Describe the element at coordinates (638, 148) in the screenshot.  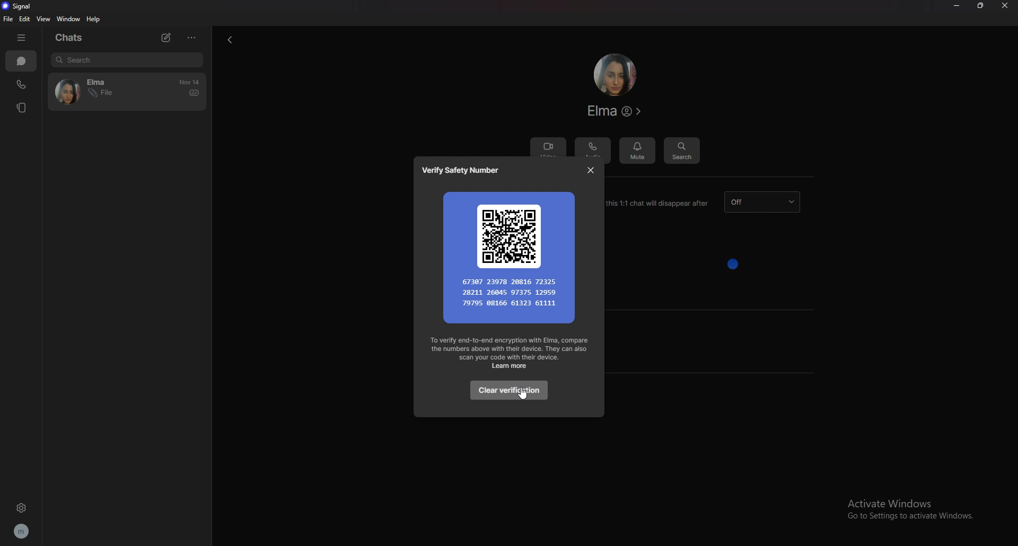
I see `mute` at that location.